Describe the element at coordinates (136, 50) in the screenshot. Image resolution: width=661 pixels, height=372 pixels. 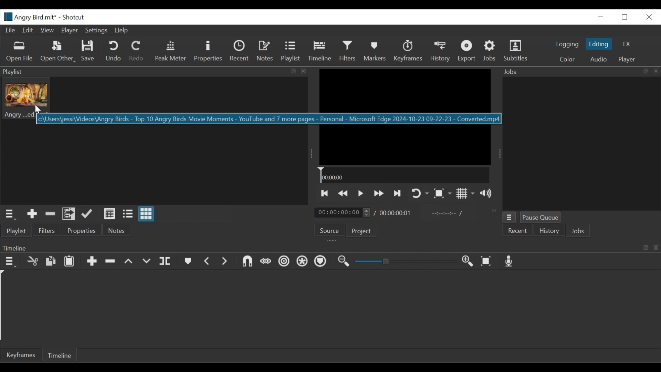
I see `Redo` at that location.